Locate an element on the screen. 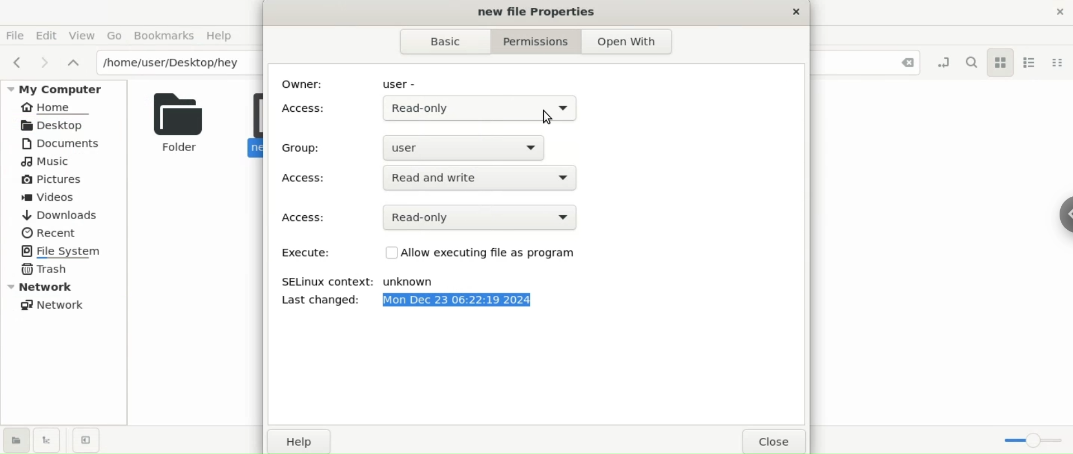 Image resolution: width=1073 pixels, height=454 pixels. SELinux context: unknown is located at coordinates (367, 282).